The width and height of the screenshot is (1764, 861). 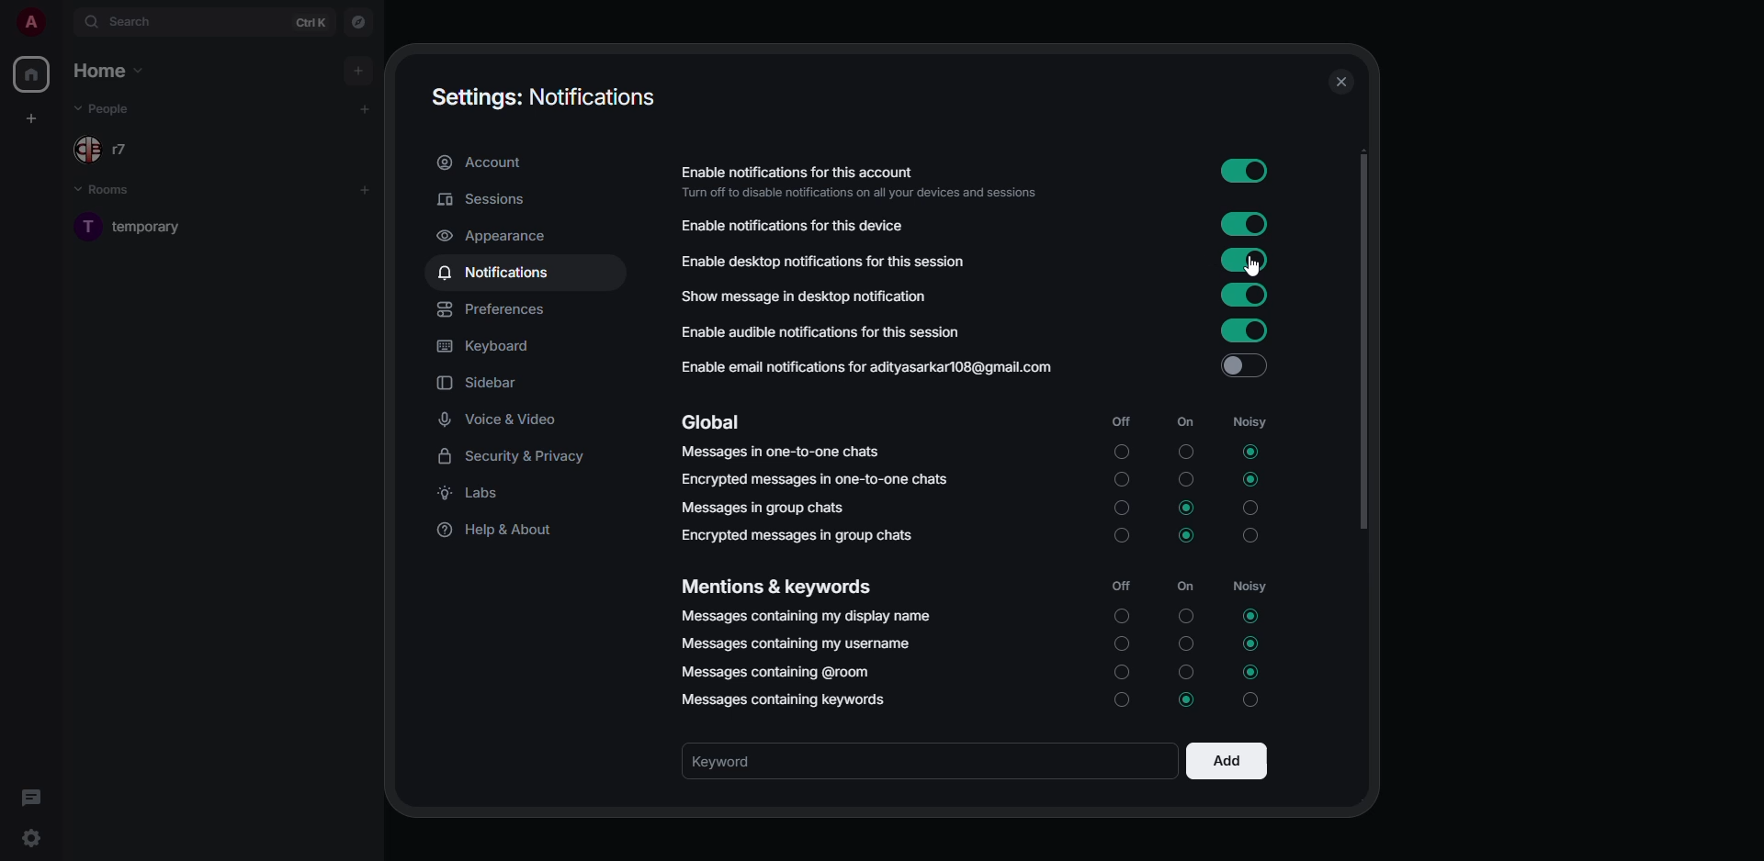 What do you see at coordinates (731, 761) in the screenshot?
I see `keyword` at bounding box center [731, 761].